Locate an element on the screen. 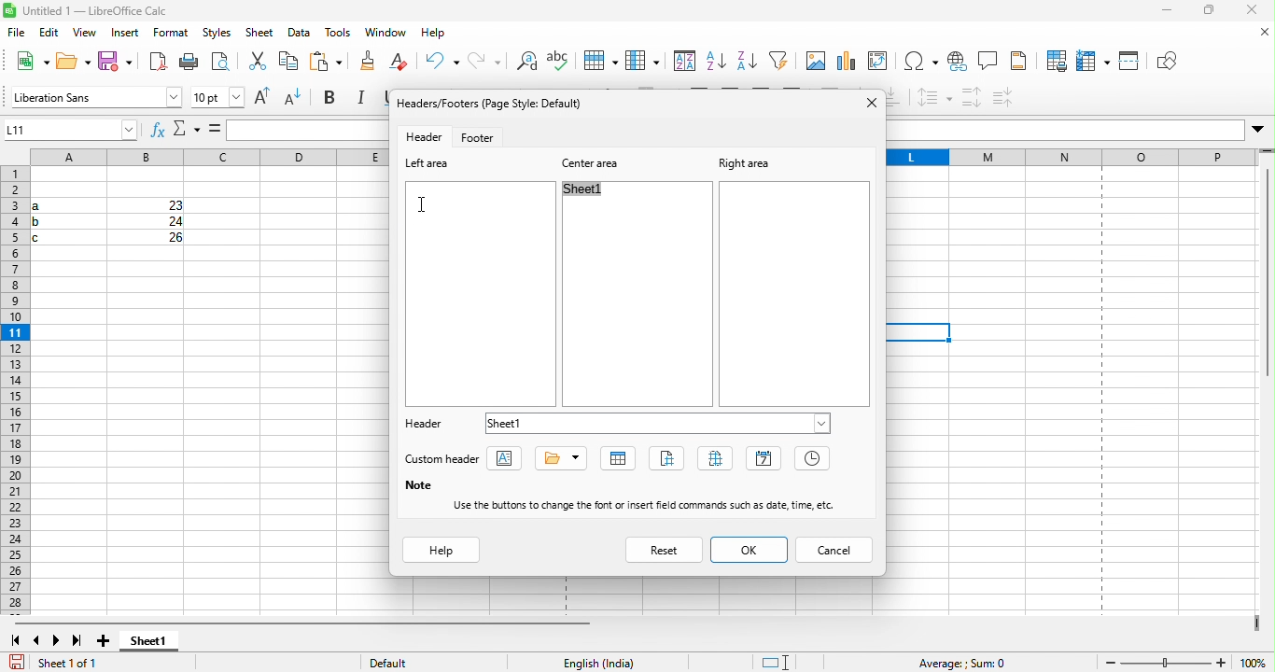 This screenshot has height=672, width=1275. reset is located at coordinates (663, 549).